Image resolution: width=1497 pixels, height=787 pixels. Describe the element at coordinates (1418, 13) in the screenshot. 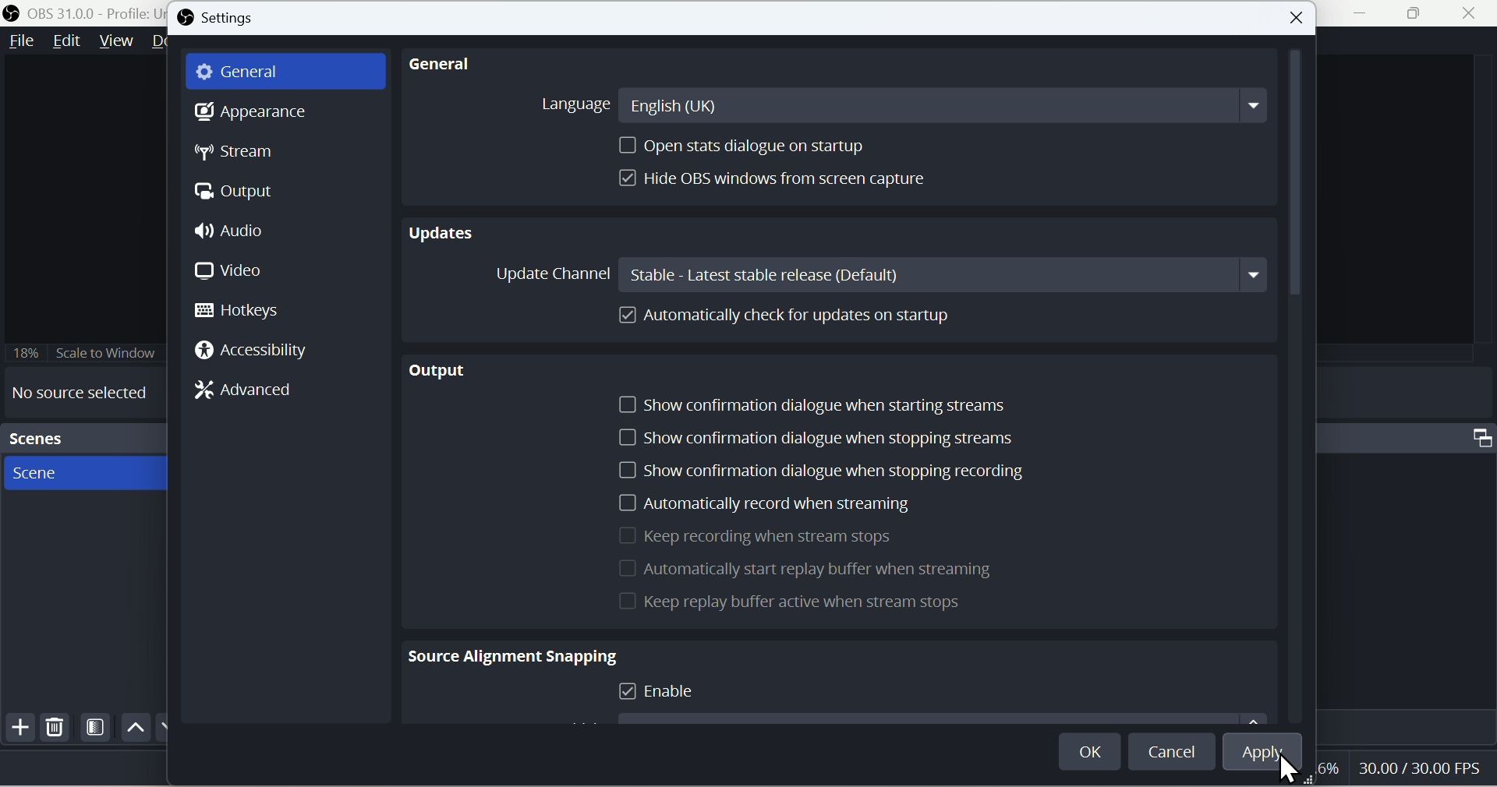

I see `Window Expand` at that location.